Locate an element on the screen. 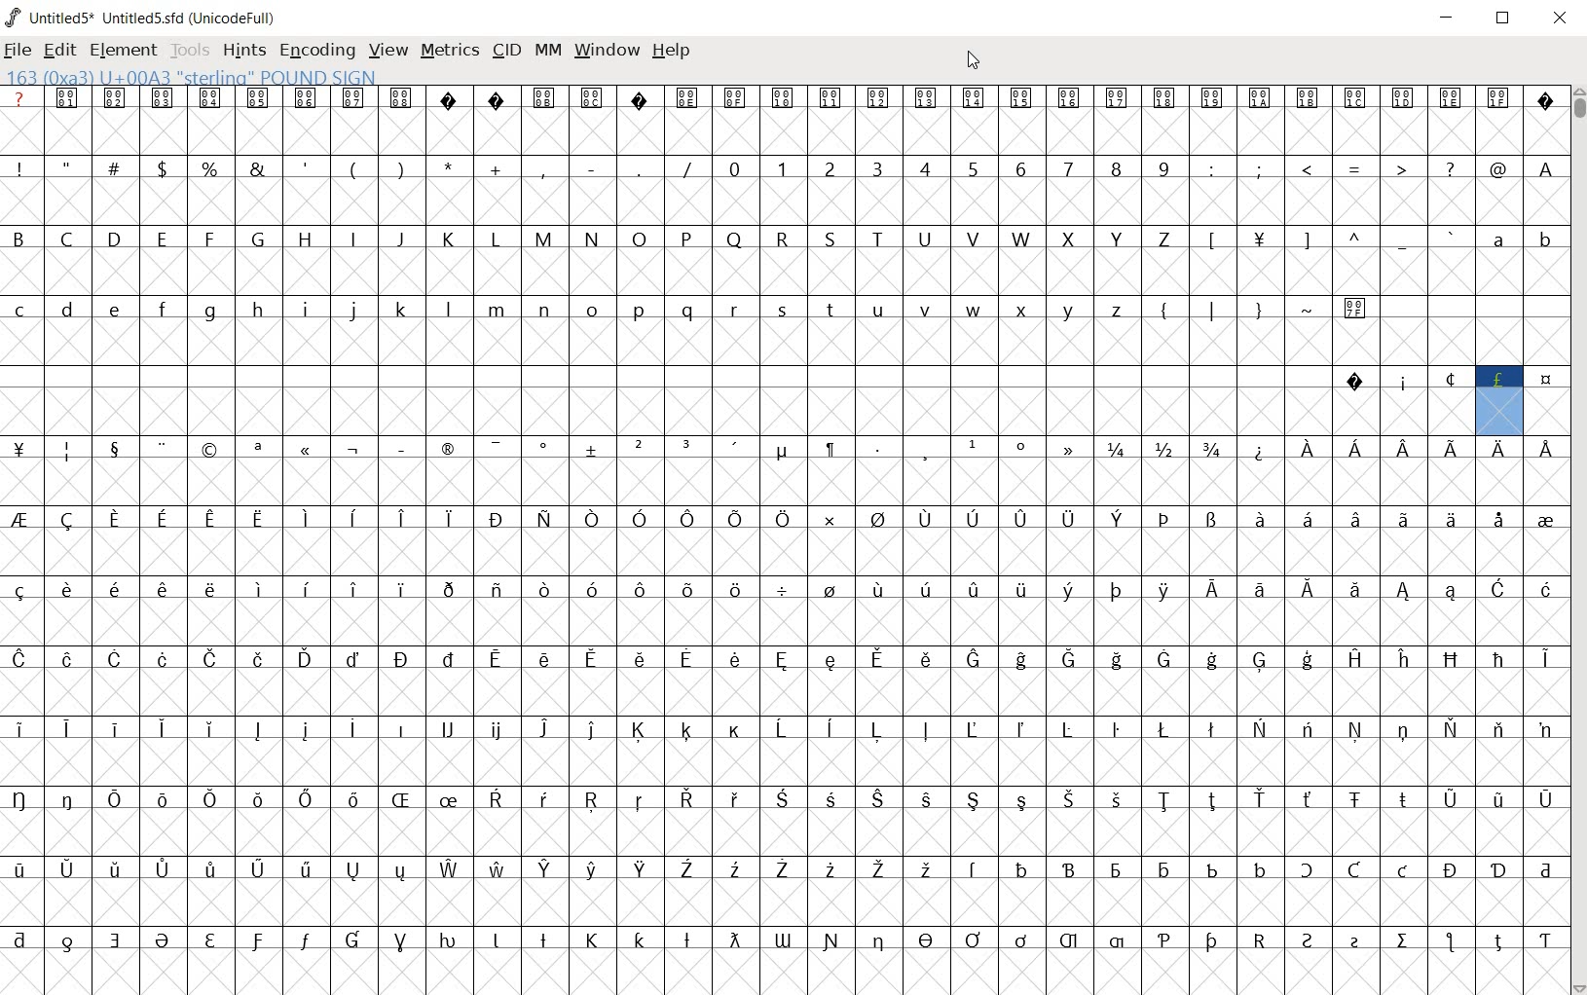 The width and height of the screenshot is (1587, 995). MM is located at coordinates (550, 52).